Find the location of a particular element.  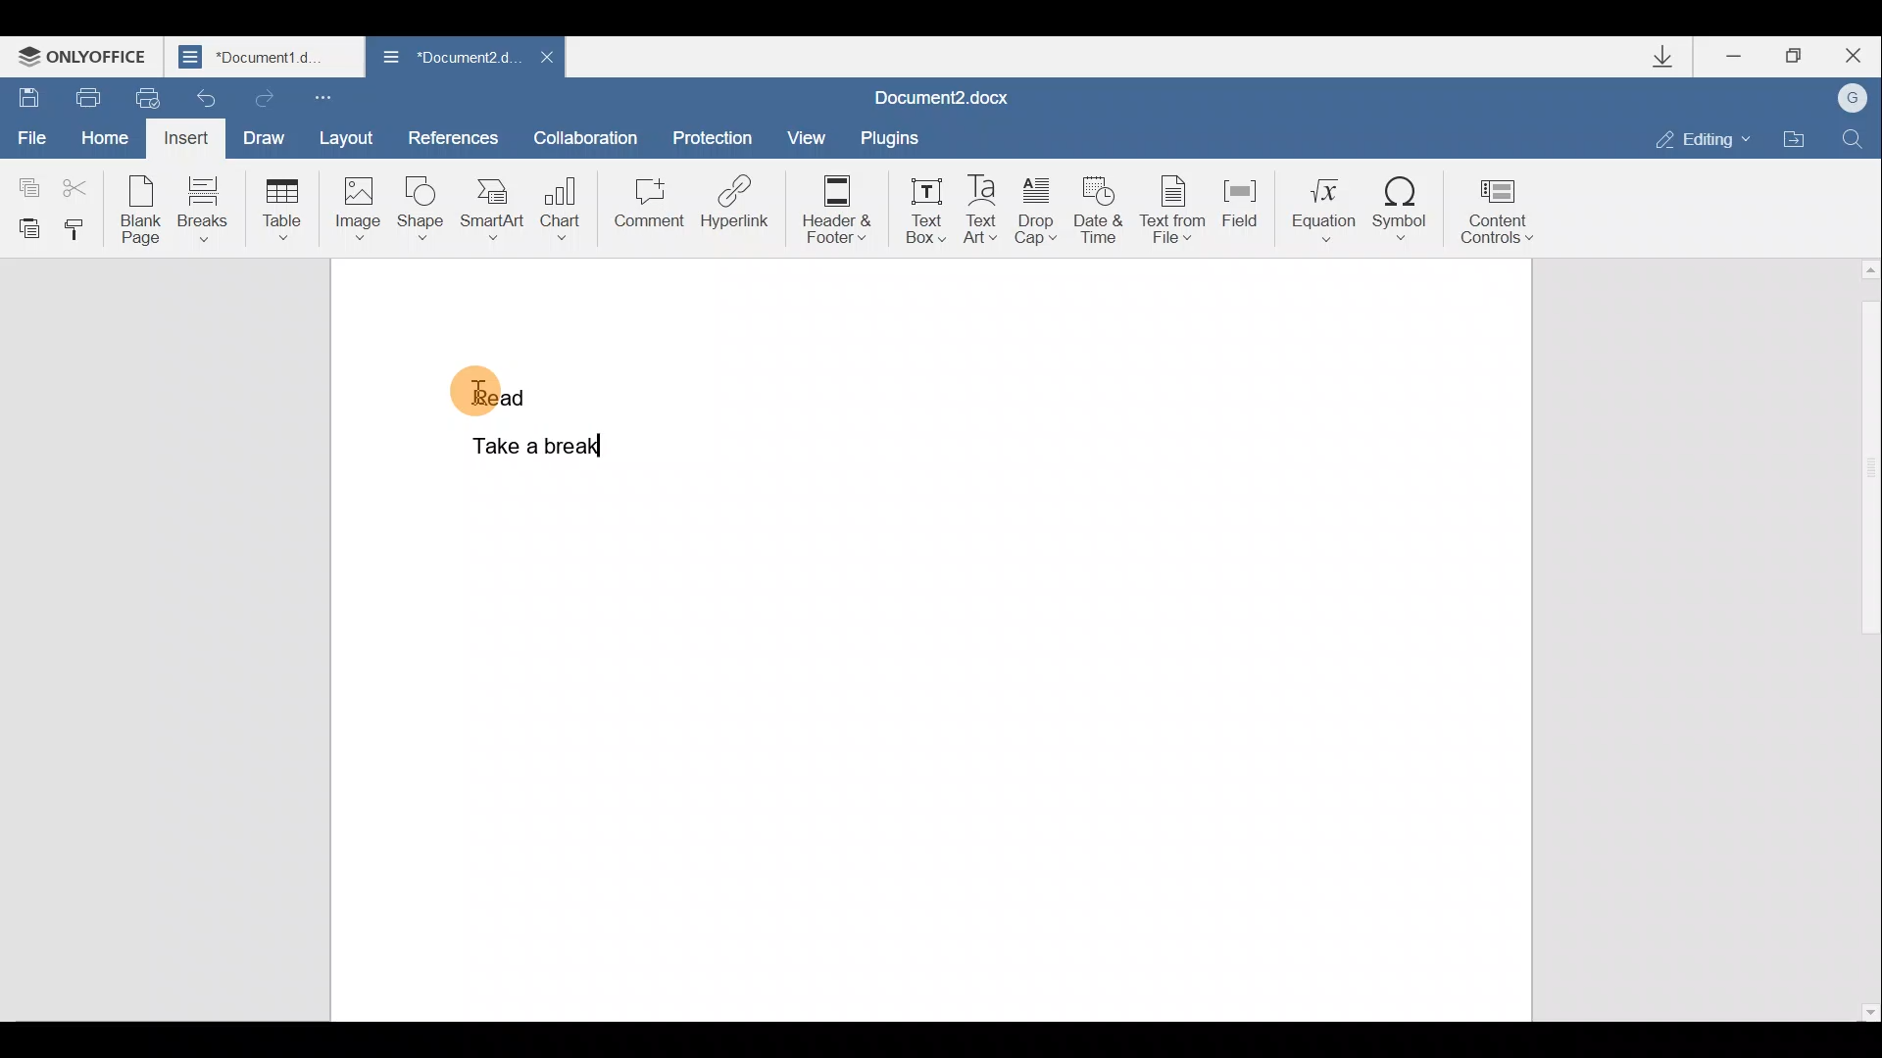

Text Art is located at coordinates (982, 211).